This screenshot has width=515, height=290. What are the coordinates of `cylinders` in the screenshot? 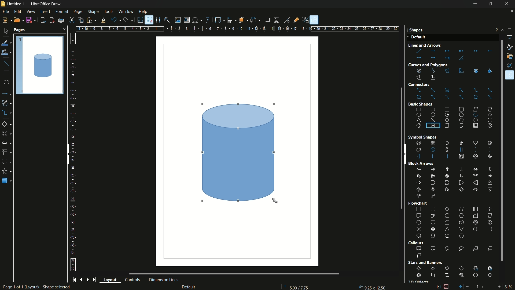 It's located at (440, 134).